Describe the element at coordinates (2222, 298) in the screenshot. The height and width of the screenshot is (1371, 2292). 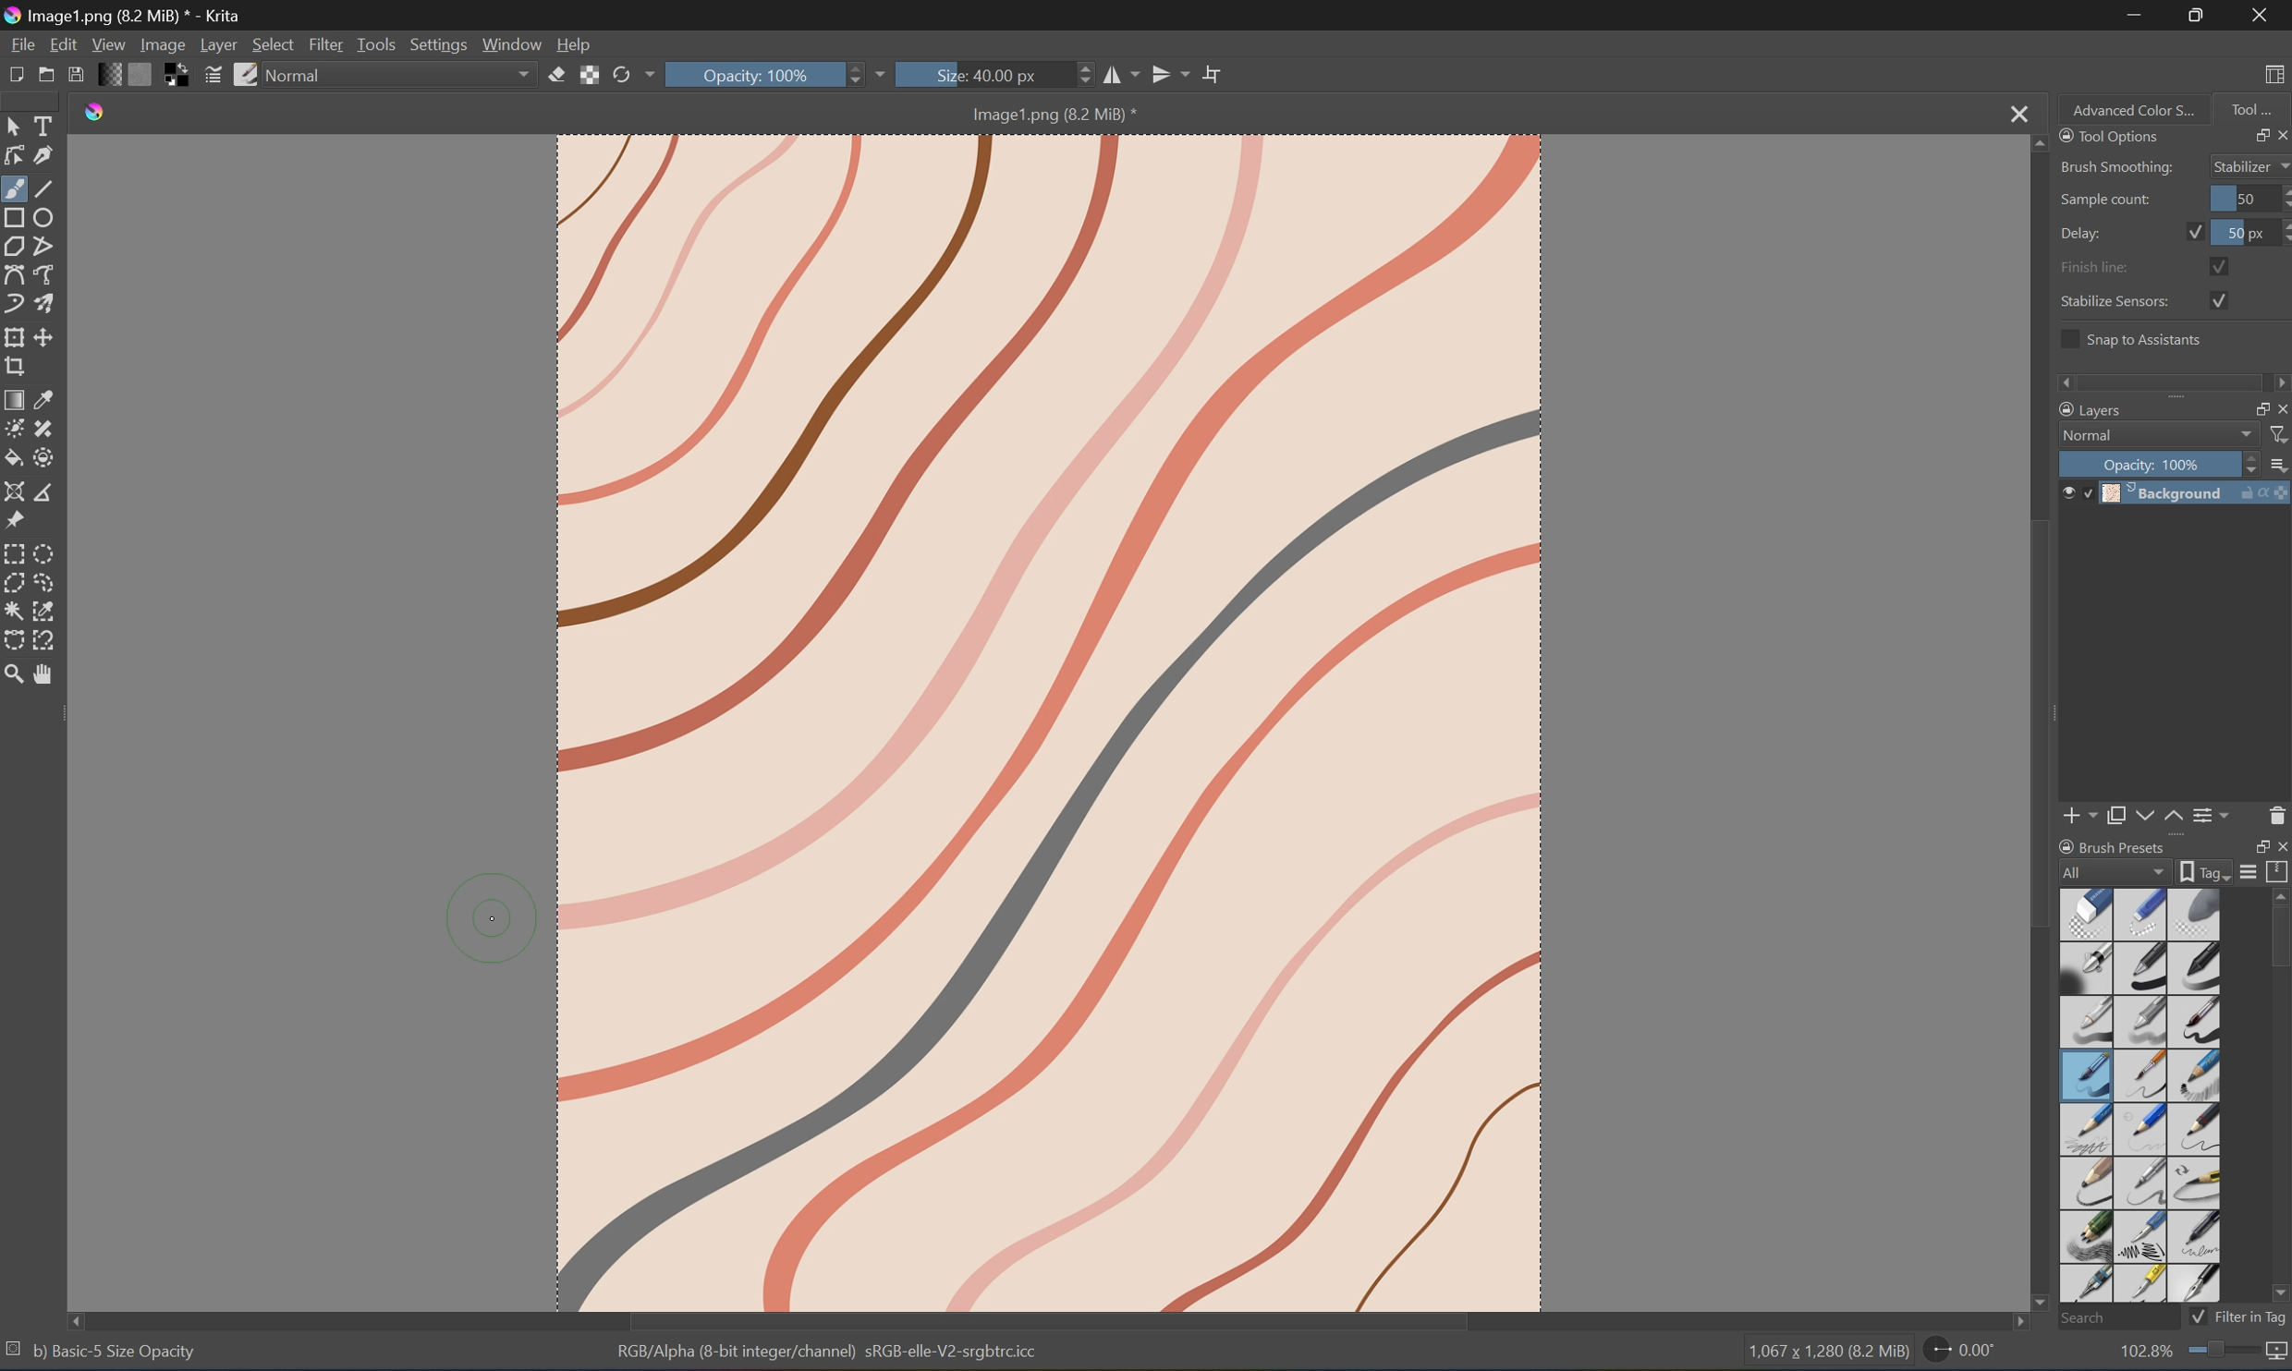
I see `Checkbox` at that location.